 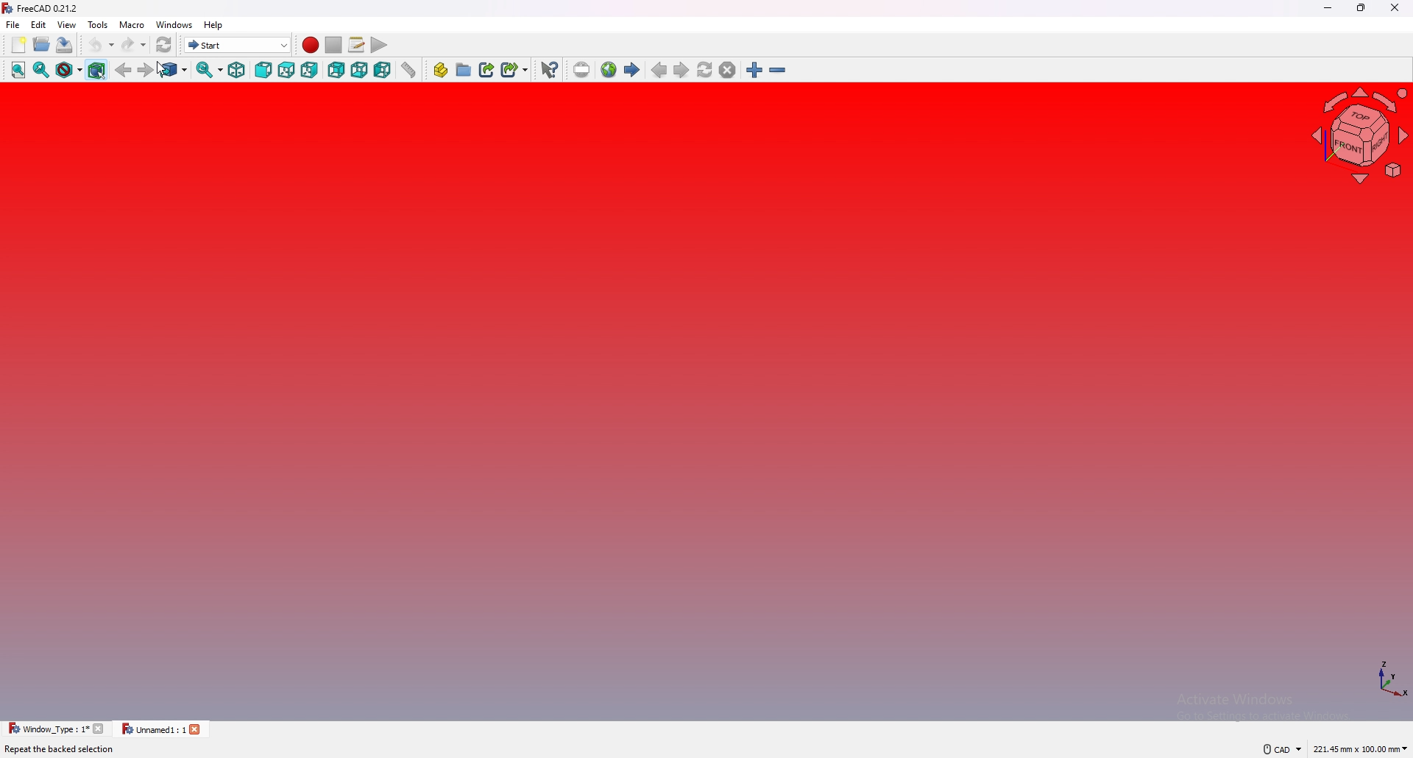 I want to click on what's this?, so click(x=549, y=69).